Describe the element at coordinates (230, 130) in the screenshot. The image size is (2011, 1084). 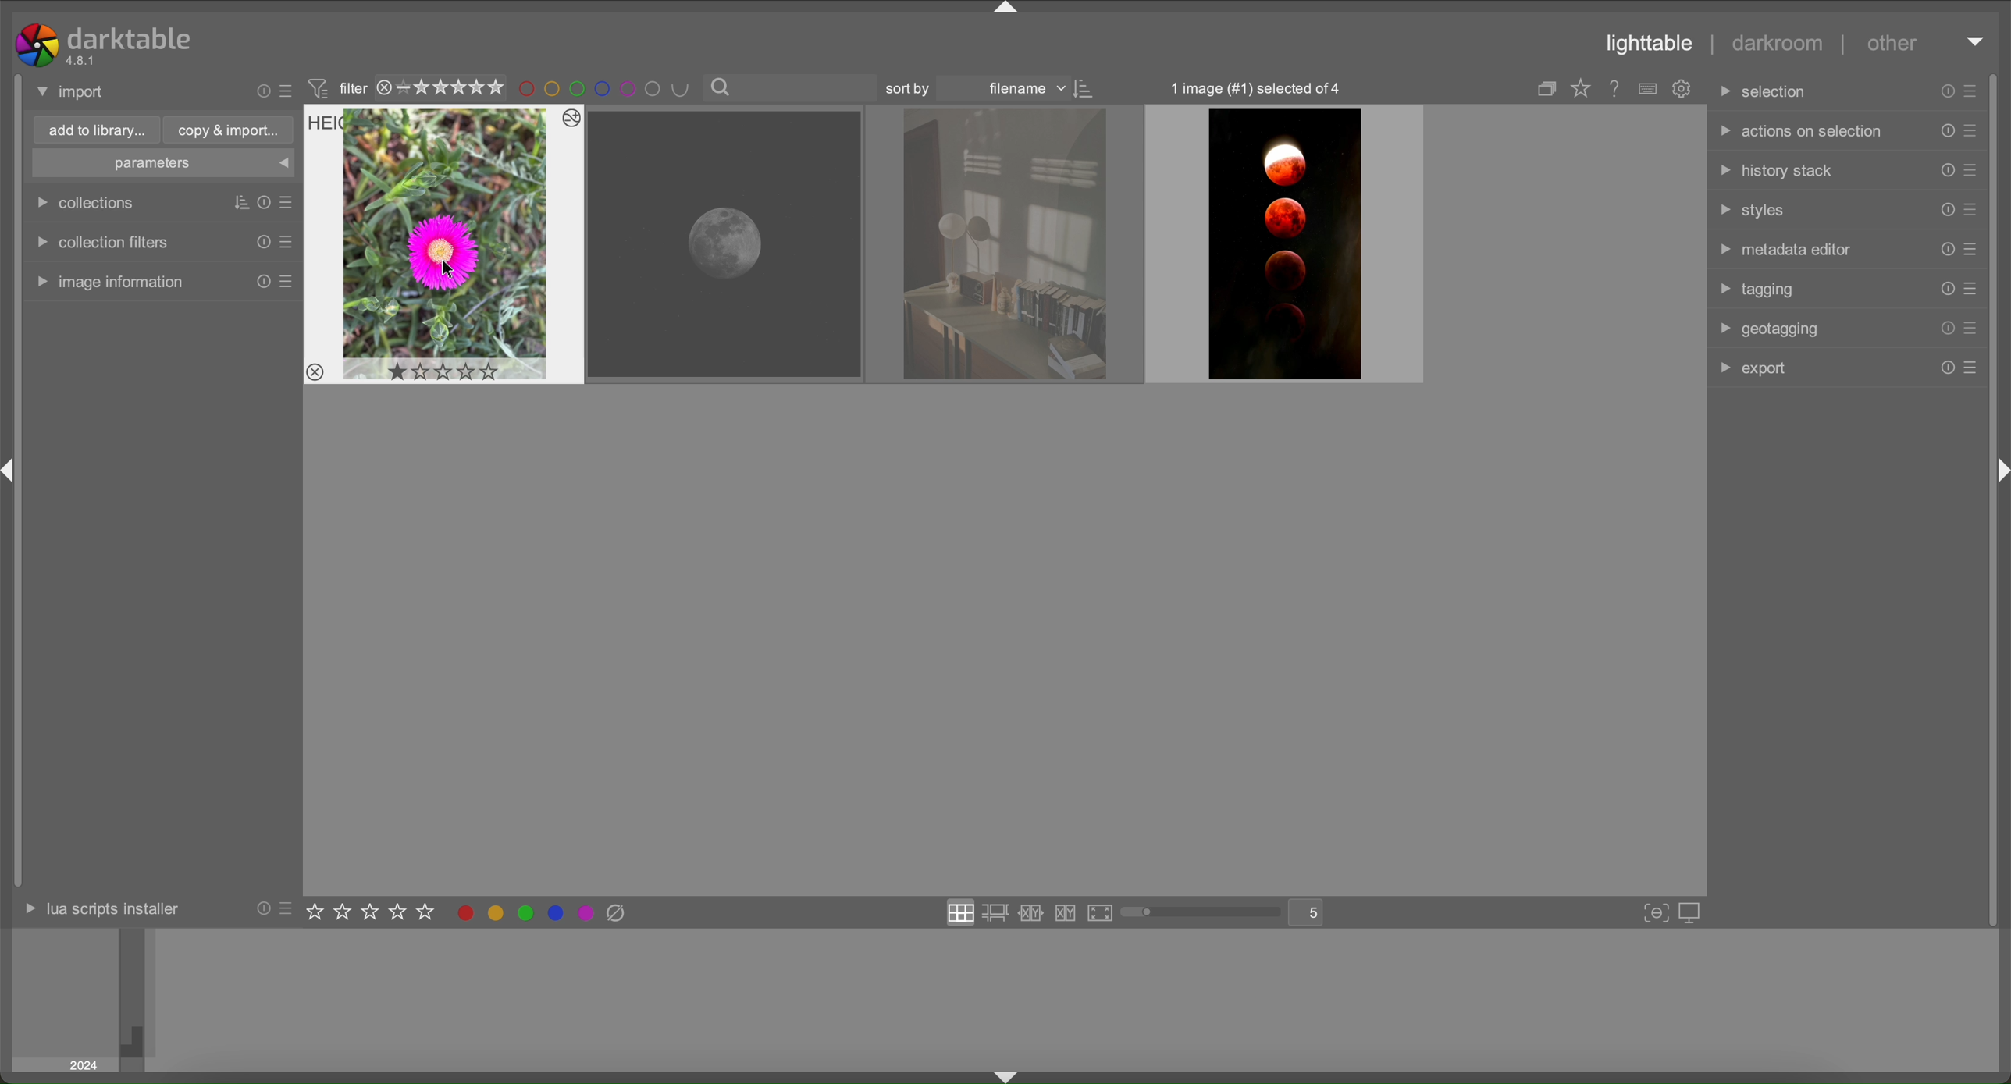
I see `copy and import` at that location.